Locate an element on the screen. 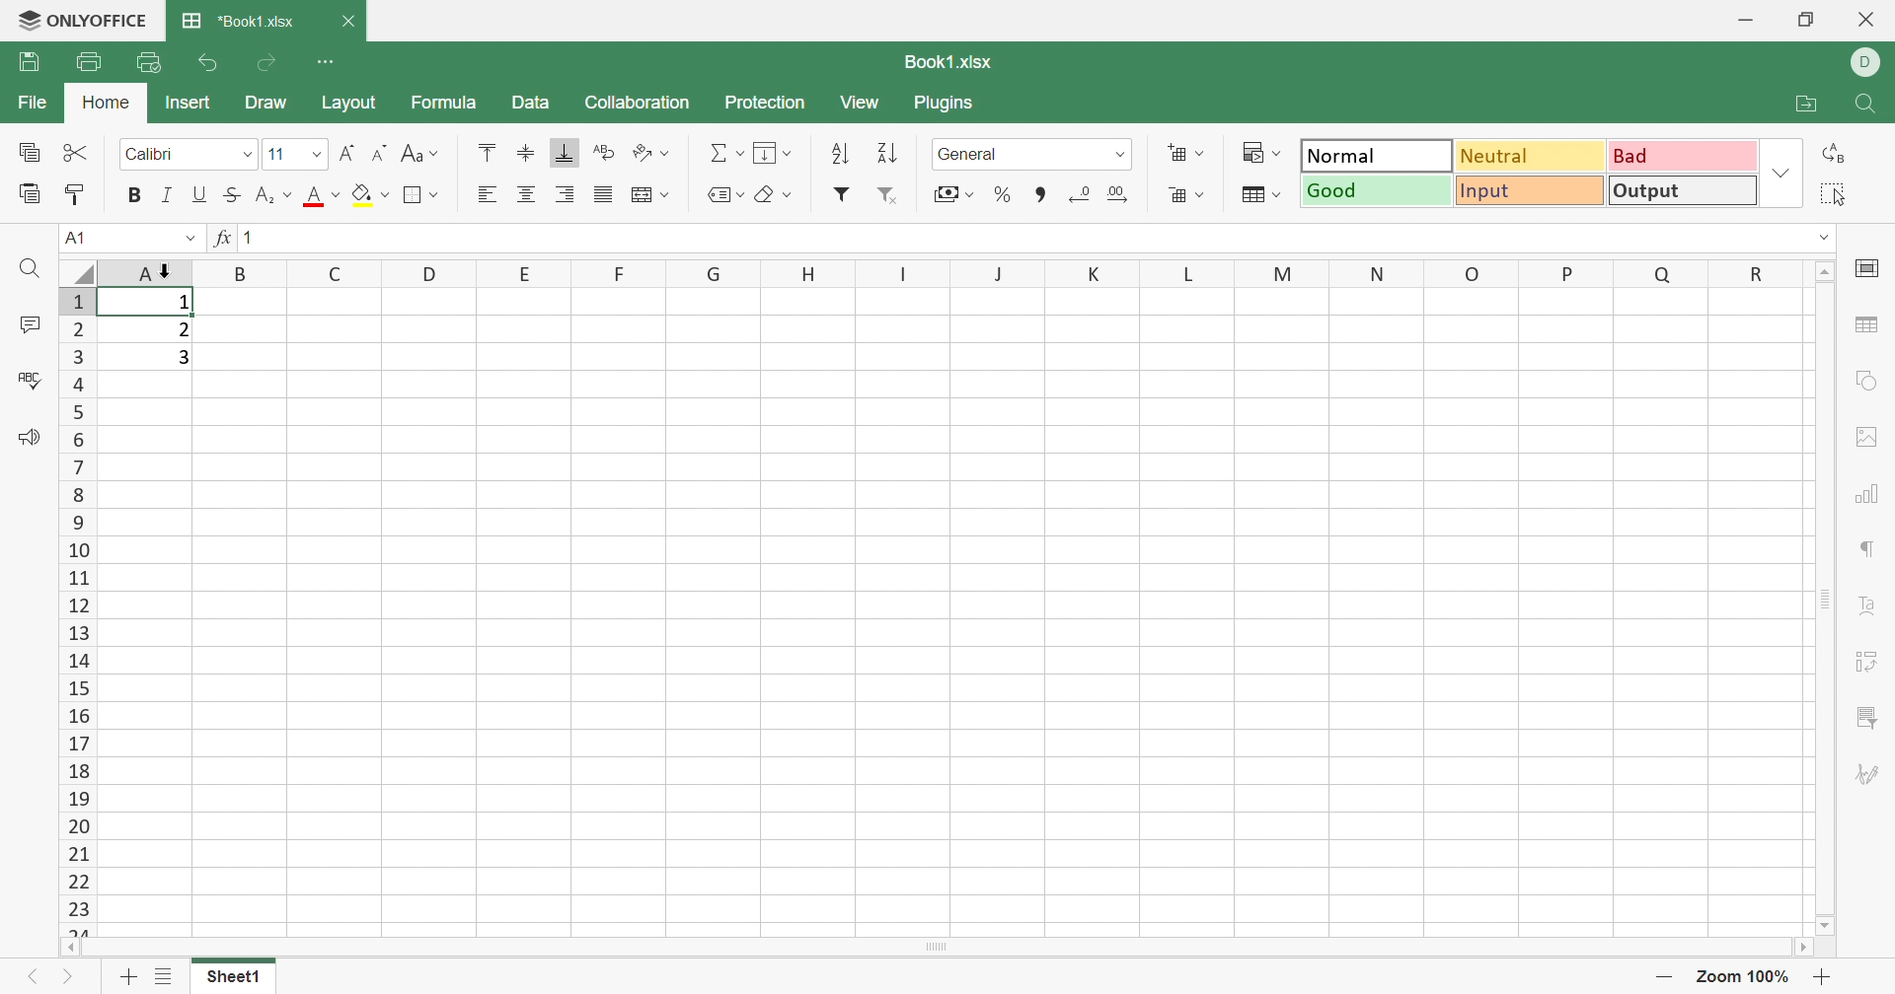 The height and width of the screenshot is (994, 1895). Input is located at coordinates (1531, 190).